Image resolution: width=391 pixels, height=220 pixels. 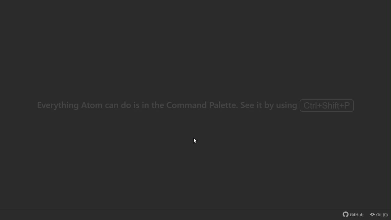 What do you see at coordinates (354, 214) in the screenshot?
I see `github` at bounding box center [354, 214].